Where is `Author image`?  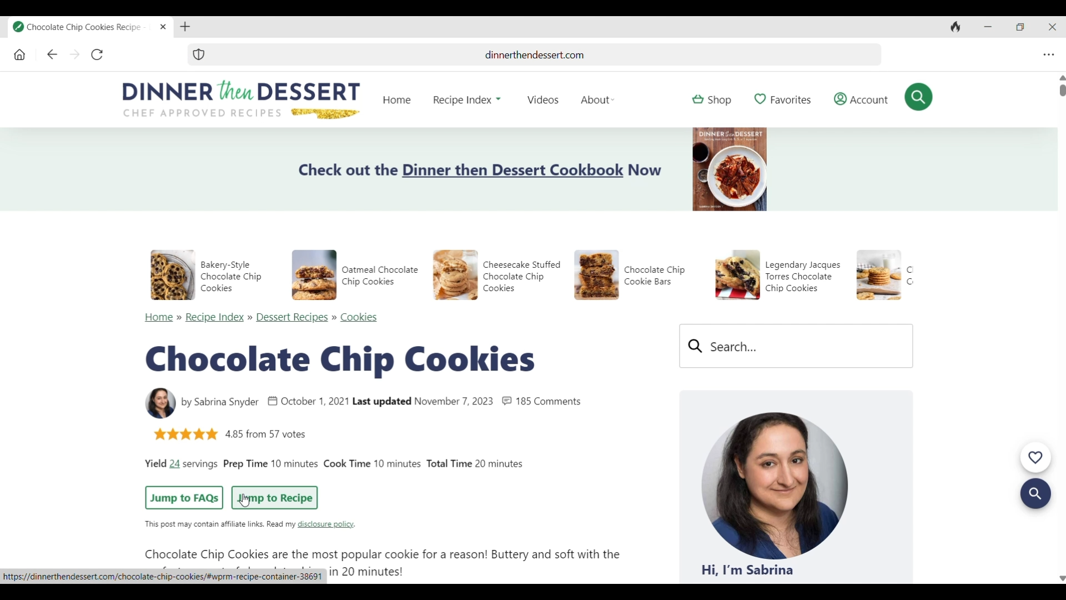
Author image is located at coordinates (160, 403).